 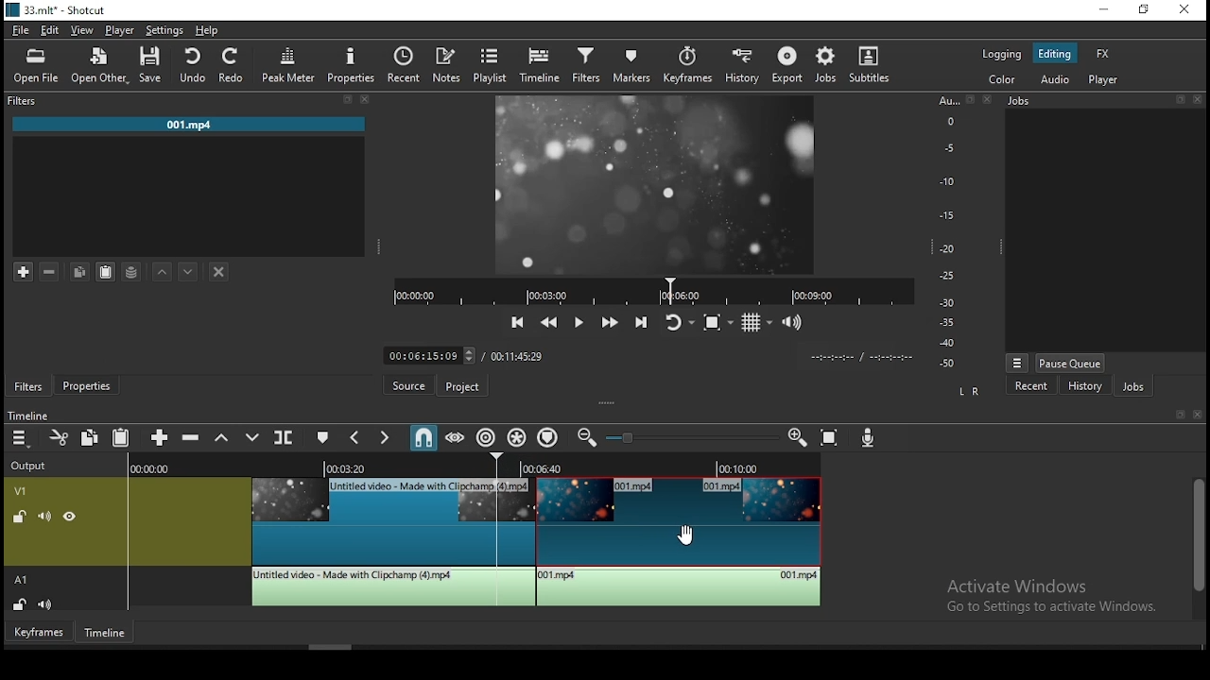 I want to click on video track, so click(x=20, y=491).